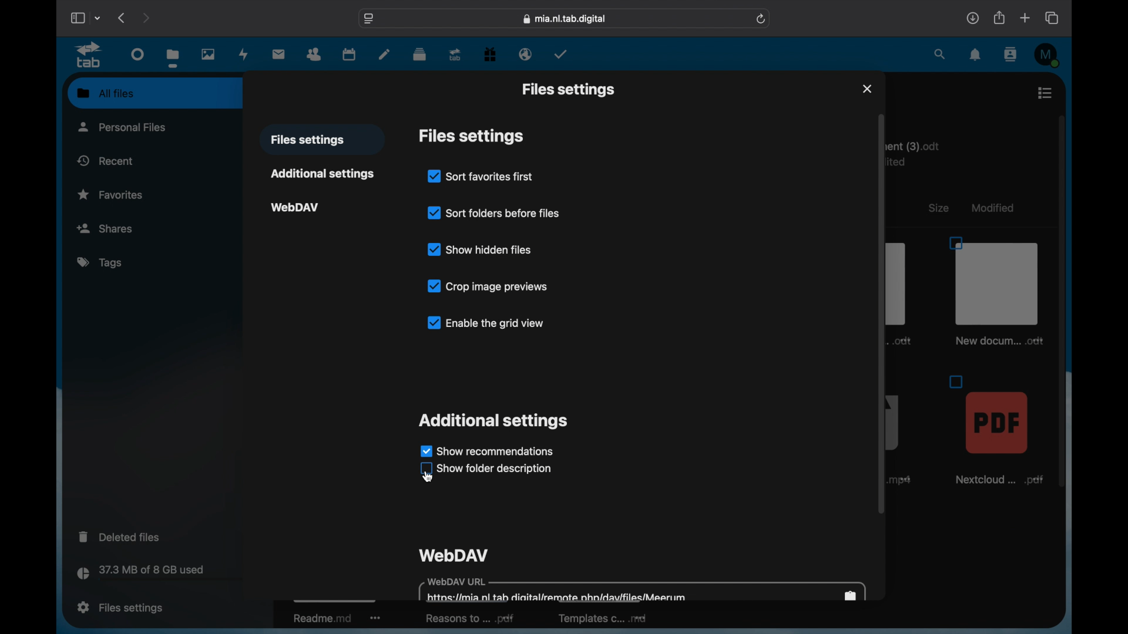  What do you see at coordinates (492, 421) in the screenshot?
I see `additional settings` at bounding box center [492, 421].